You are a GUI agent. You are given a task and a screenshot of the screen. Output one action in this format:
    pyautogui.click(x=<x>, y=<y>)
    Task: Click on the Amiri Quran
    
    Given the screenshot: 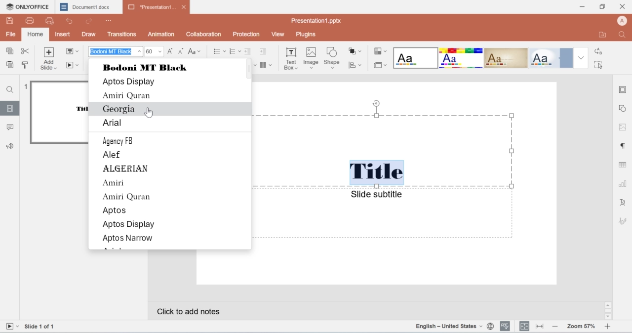 What is the action you would take?
    pyautogui.click(x=126, y=197)
    